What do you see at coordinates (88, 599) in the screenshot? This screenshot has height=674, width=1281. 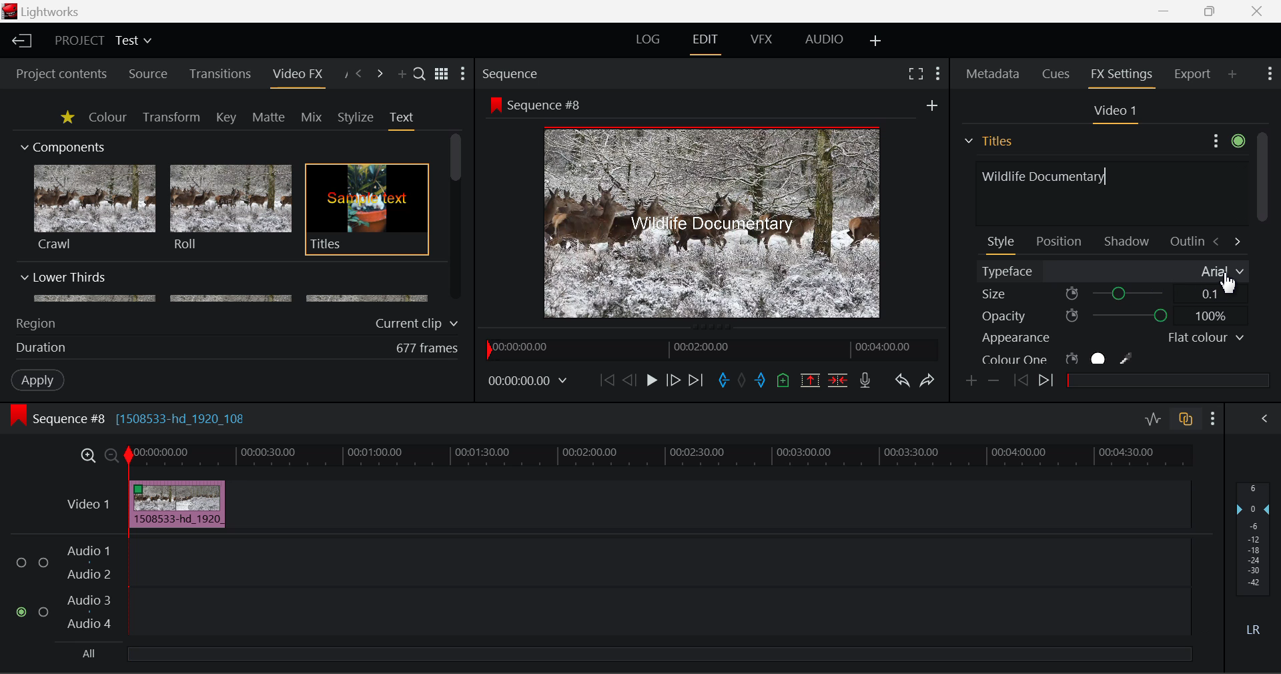 I see `Audio 3` at bounding box center [88, 599].